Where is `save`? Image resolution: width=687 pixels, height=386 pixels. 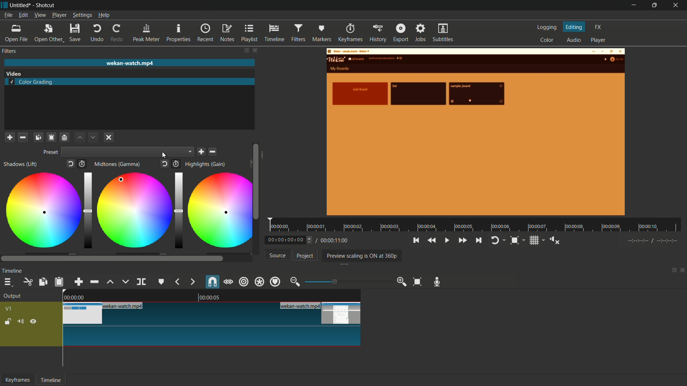
save is located at coordinates (201, 152).